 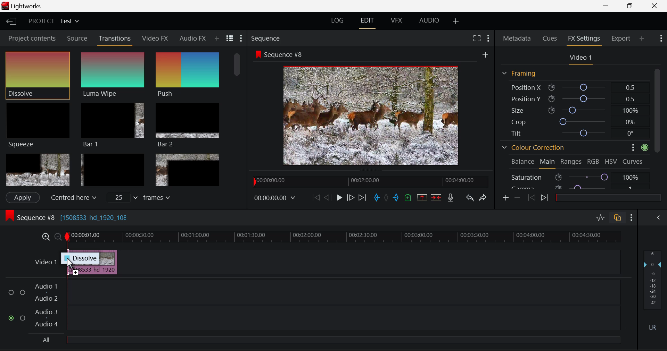 What do you see at coordinates (662, 38) in the screenshot?
I see `Show Settings` at bounding box center [662, 38].